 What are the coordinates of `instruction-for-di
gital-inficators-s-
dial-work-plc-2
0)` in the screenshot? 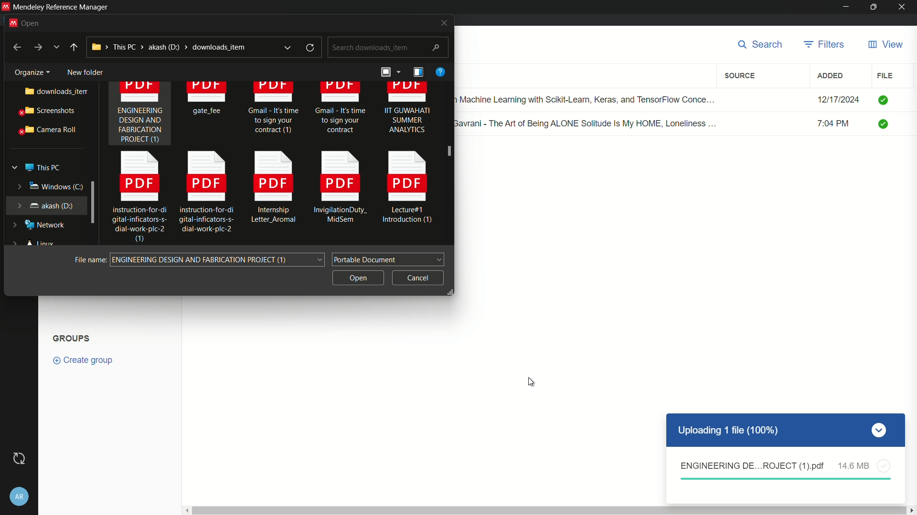 It's located at (135, 198).